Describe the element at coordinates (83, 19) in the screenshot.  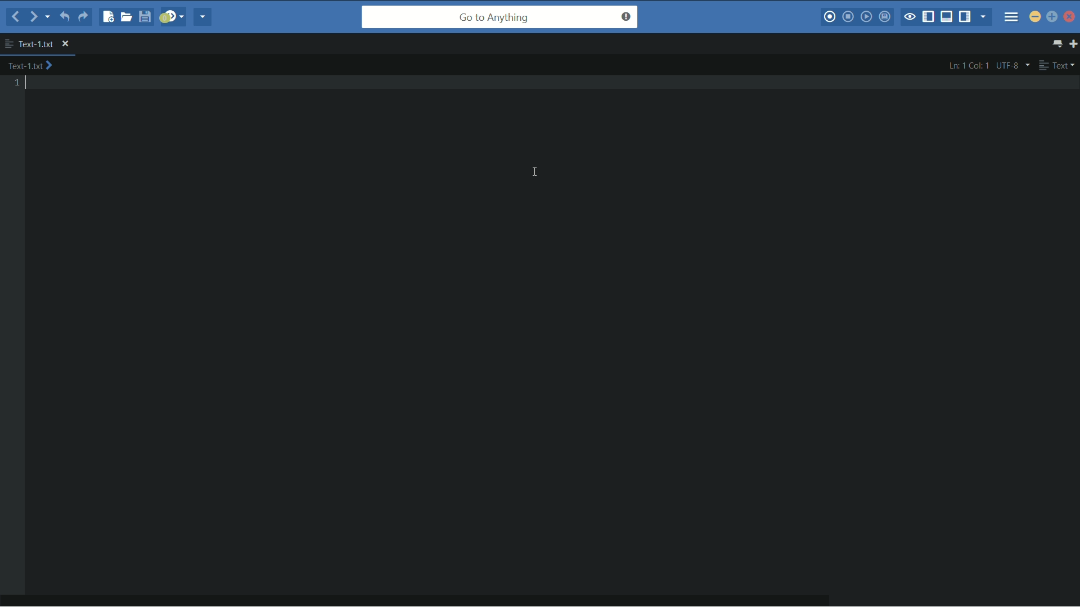
I see `redo` at that location.